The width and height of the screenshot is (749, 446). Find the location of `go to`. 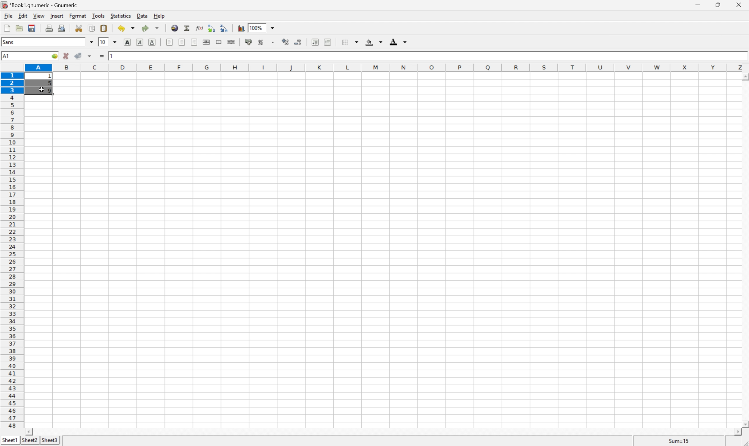

go to is located at coordinates (54, 57).